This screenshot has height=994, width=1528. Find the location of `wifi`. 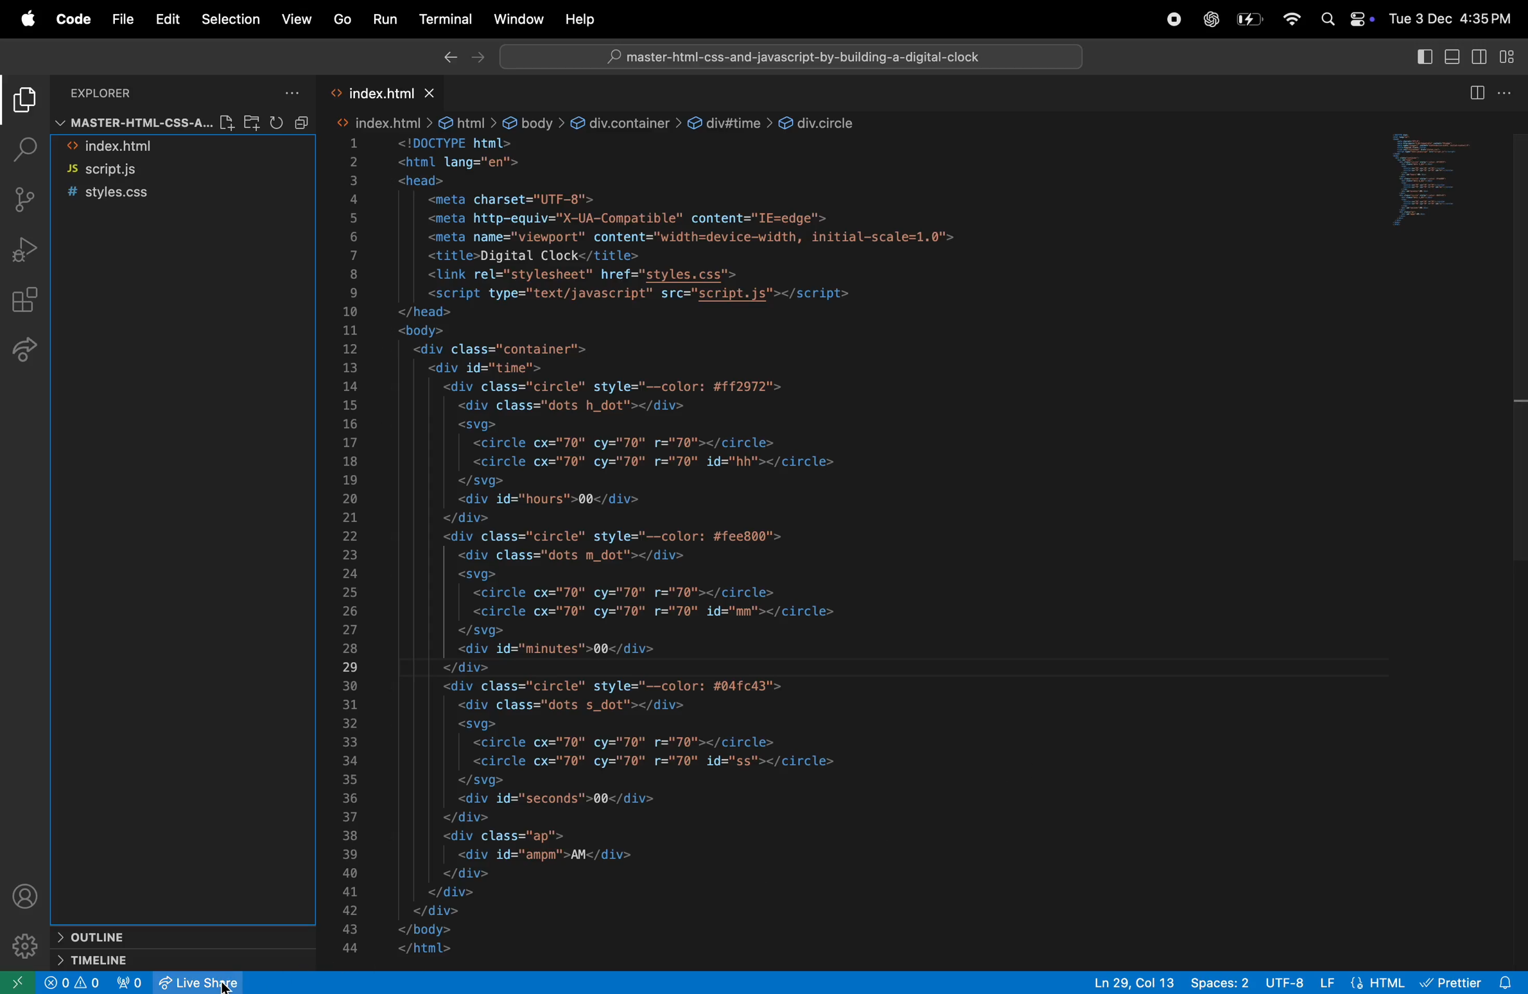

wifi is located at coordinates (1289, 19).